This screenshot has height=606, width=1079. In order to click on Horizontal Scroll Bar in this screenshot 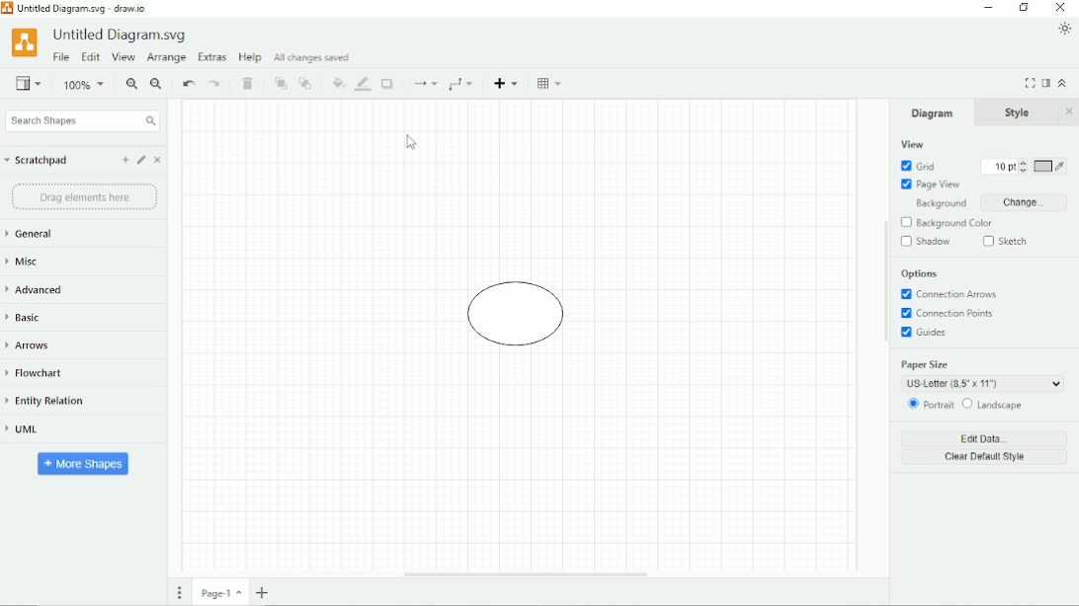, I will do `click(524, 574)`.